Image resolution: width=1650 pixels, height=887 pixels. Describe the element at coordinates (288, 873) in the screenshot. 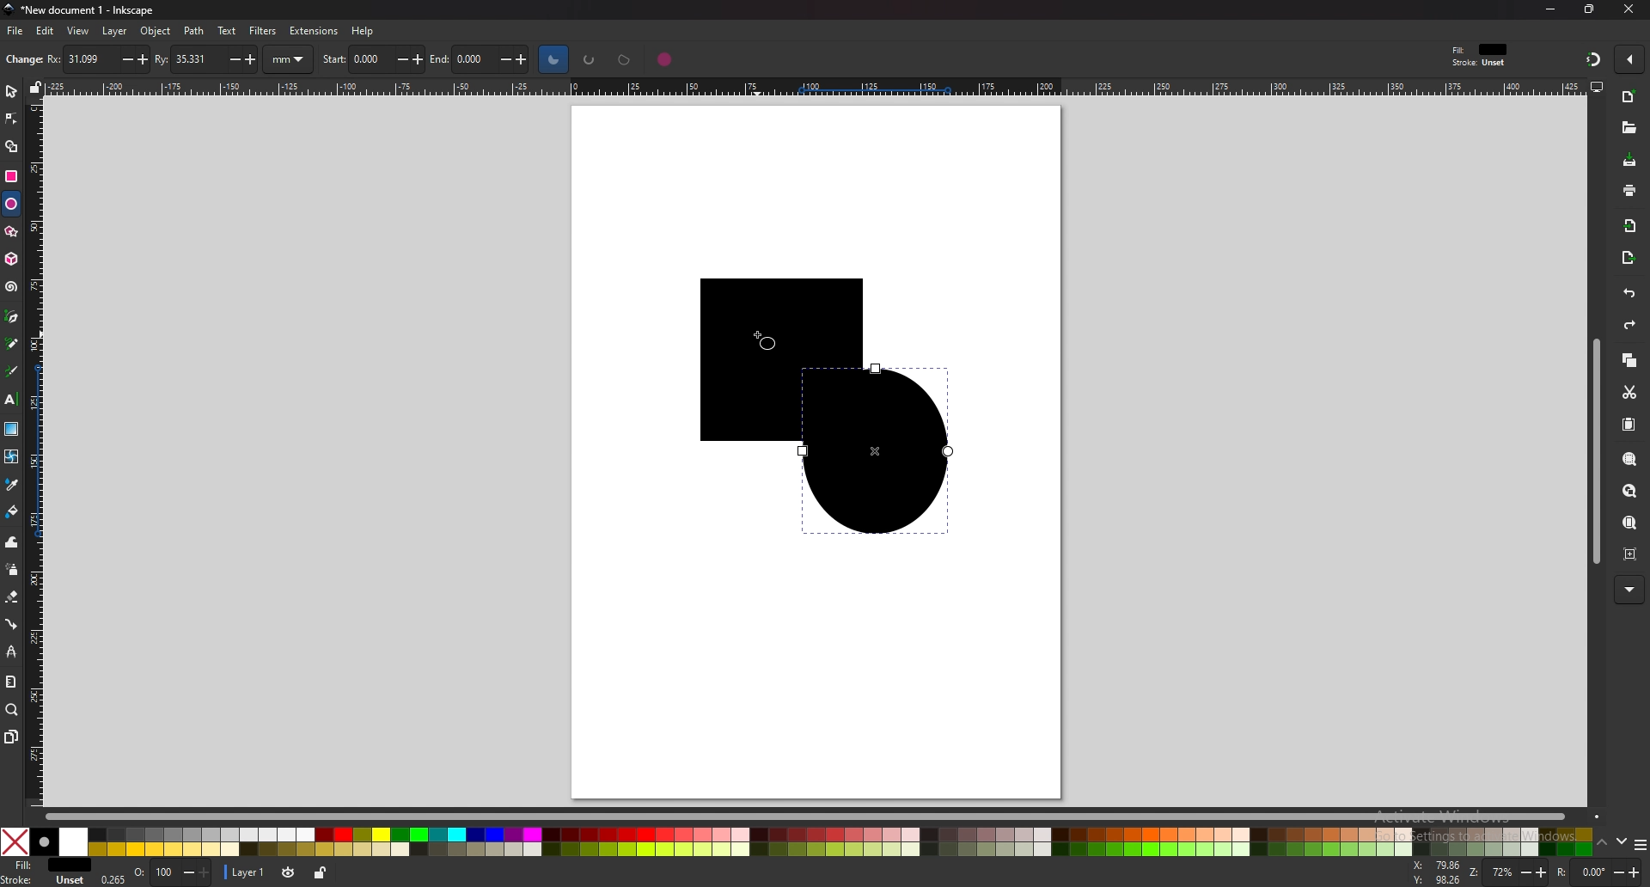

I see `toggle visibility` at that location.